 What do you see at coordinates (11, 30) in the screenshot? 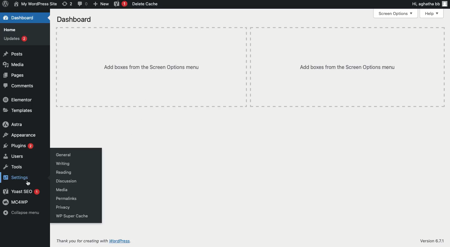
I see `Home` at bounding box center [11, 30].